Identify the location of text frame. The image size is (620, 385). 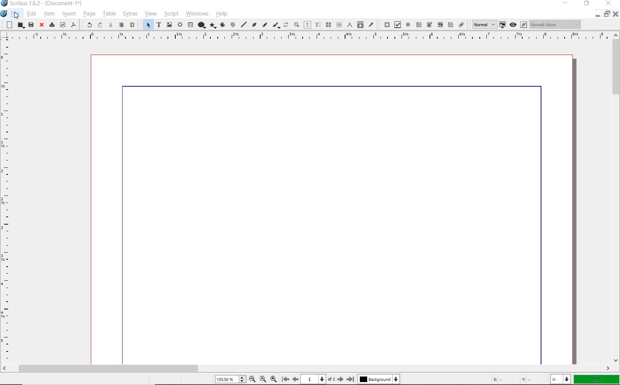
(159, 24).